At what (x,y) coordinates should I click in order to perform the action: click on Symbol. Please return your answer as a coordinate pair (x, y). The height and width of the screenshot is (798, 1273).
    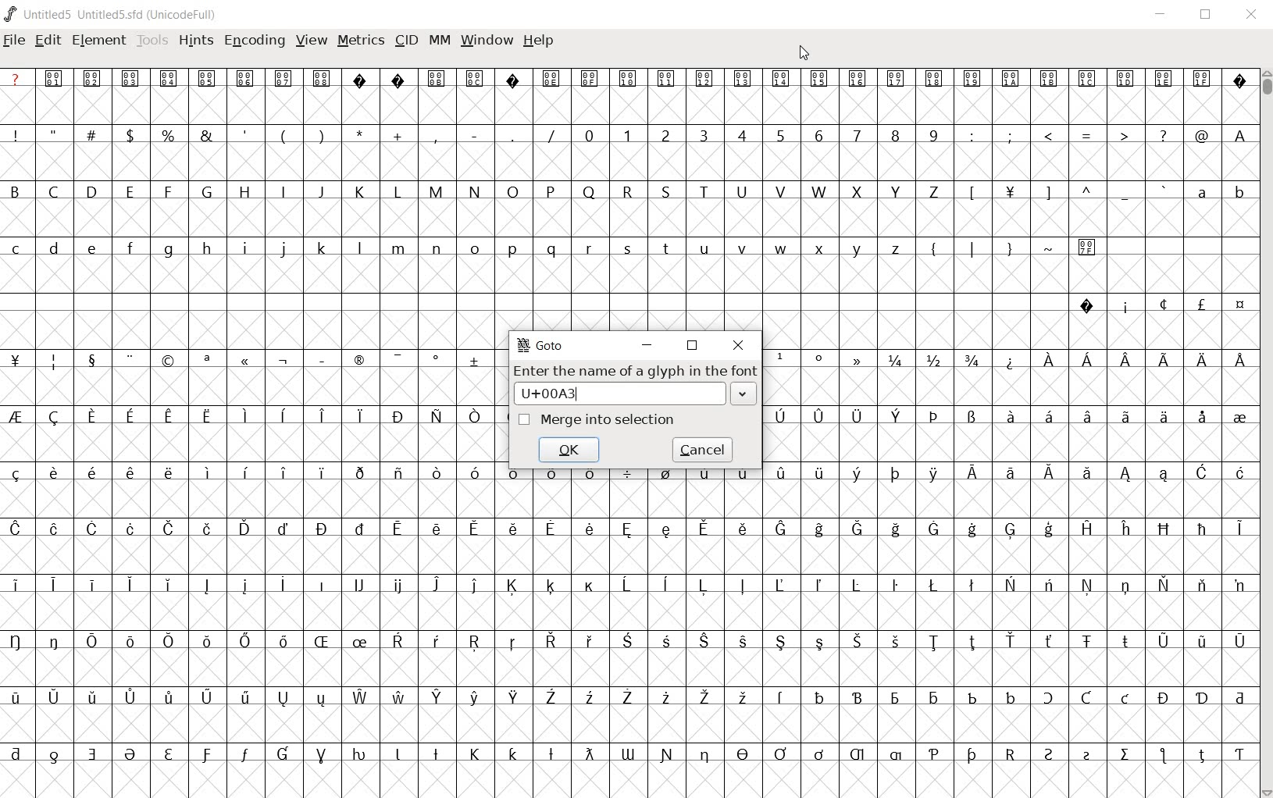
    Looking at the image, I should click on (398, 643).